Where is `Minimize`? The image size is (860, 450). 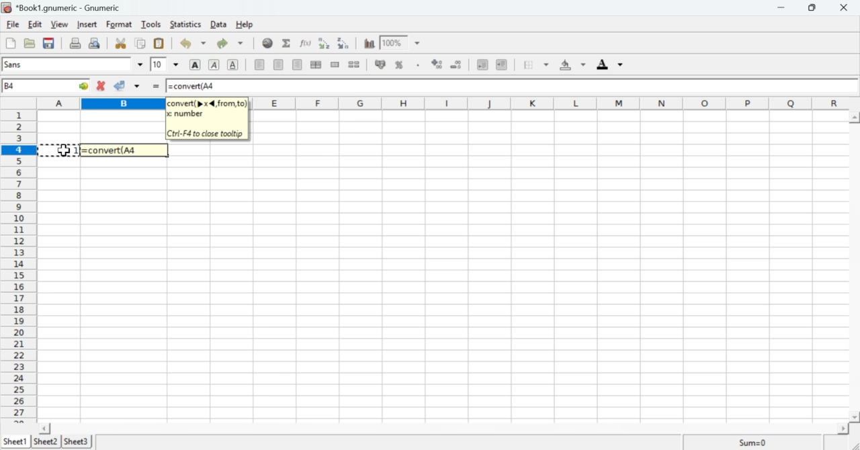
Minimize is located at coordinates (782, 7).